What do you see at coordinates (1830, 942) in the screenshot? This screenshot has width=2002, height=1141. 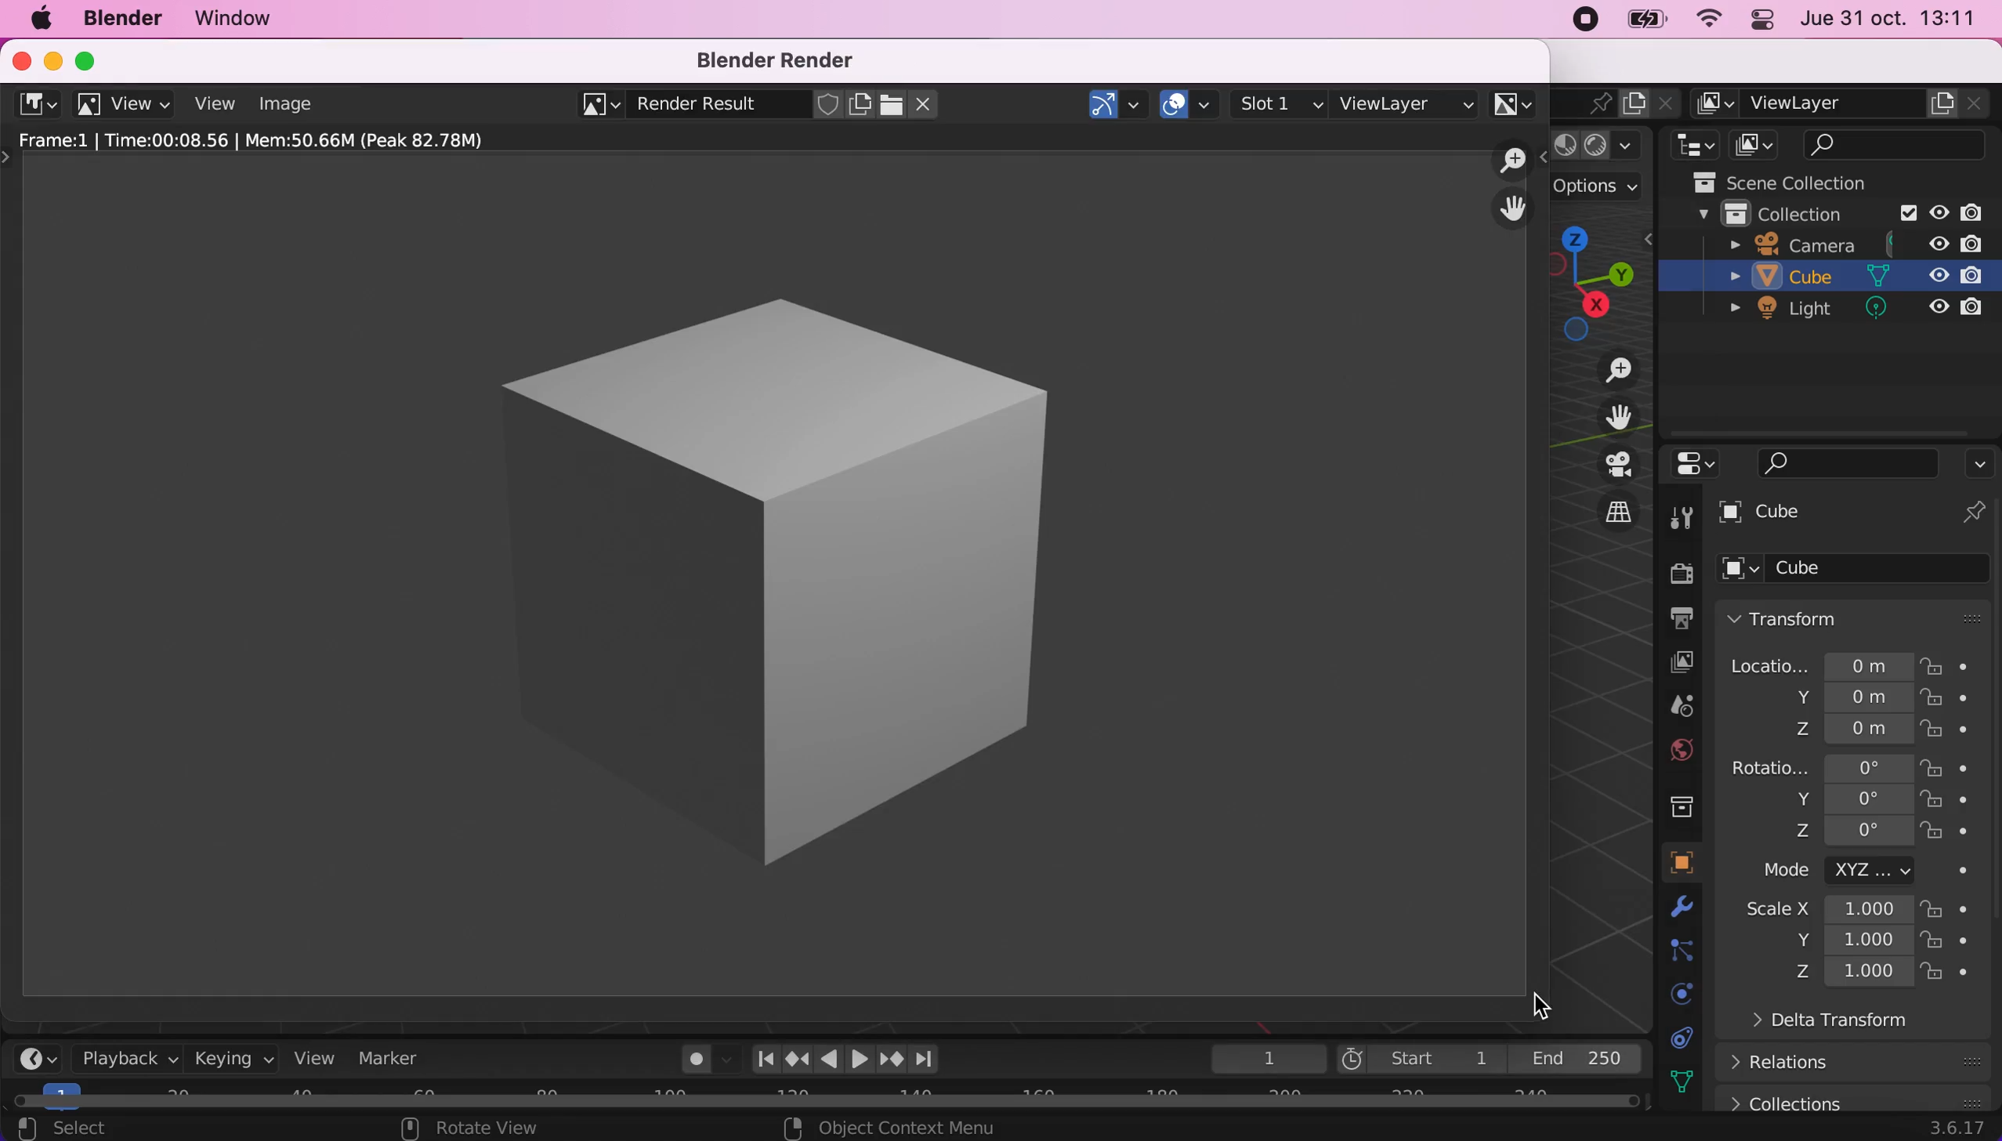 I see `scale measures` at bounding box center [1830, 942].